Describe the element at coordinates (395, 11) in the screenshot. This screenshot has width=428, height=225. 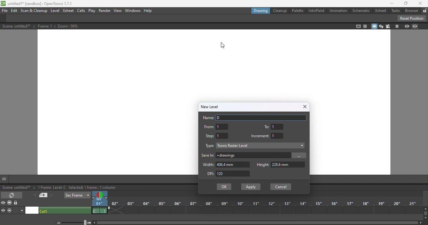
I see `Tasks` at that location.